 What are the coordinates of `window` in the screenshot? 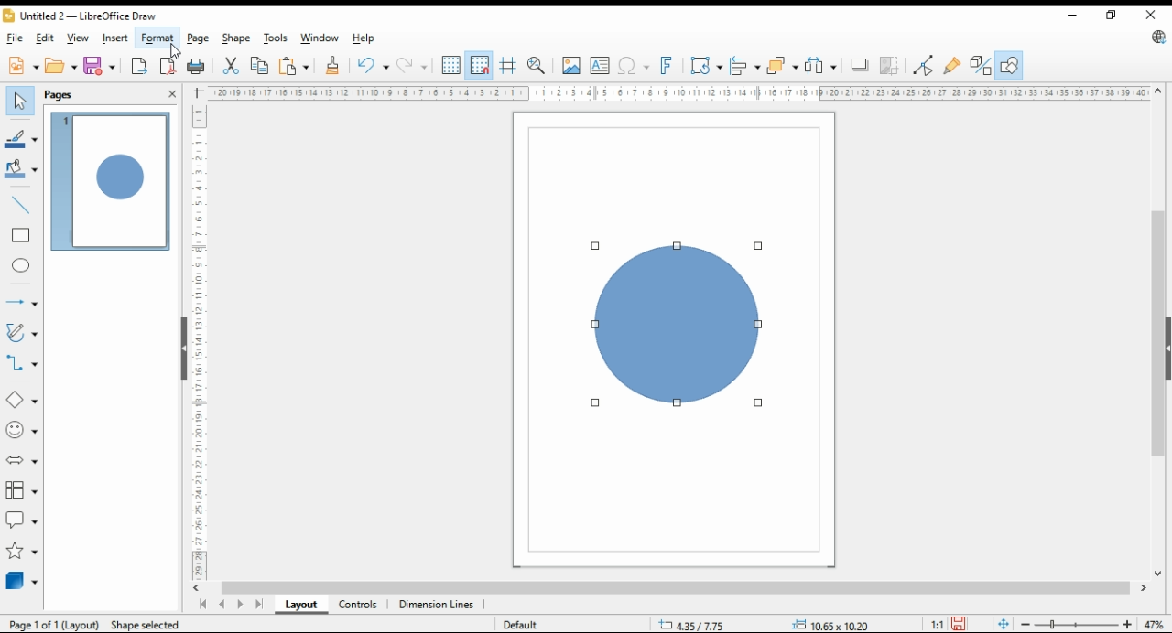 It's located at (320, 38).